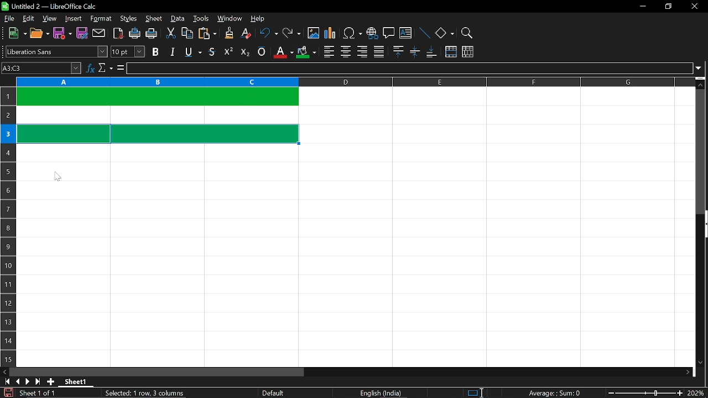 This screenshot has height=398, width=708. Describe the element at coordinates (388, 33) in the screenshot. I see `insert comment` at that location.